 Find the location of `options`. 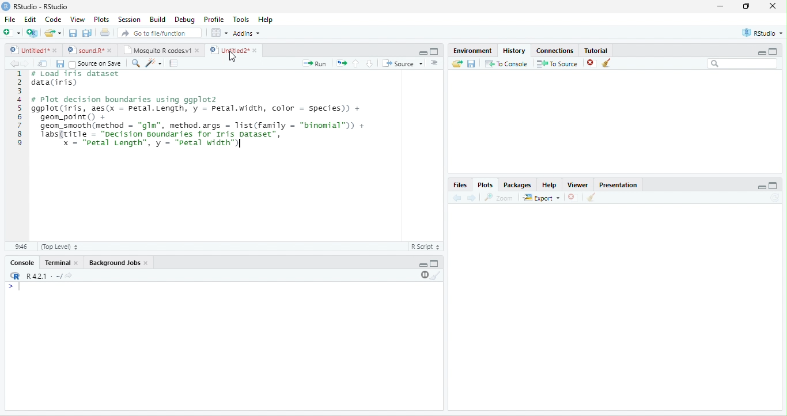

options is located at coordinates (220, 33).